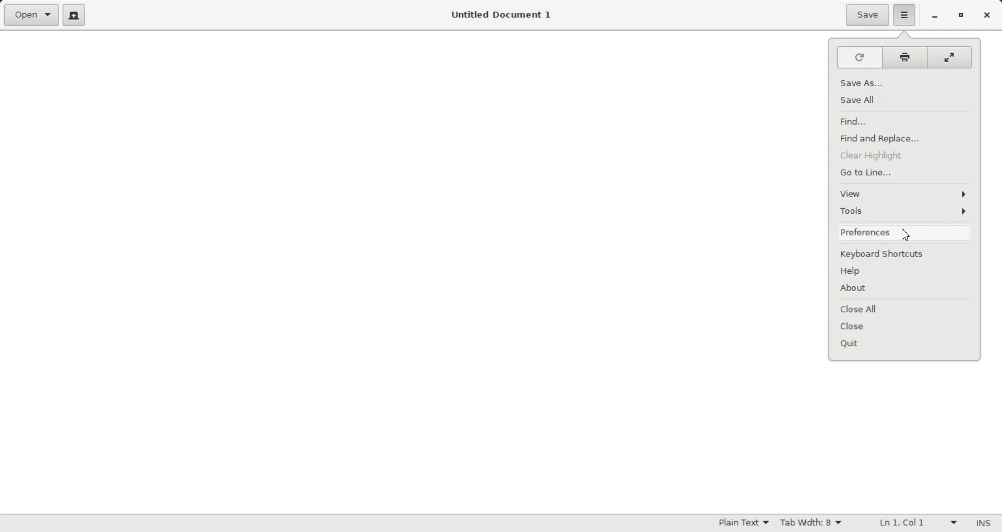  I want to click on Save All, so click(905, 100).